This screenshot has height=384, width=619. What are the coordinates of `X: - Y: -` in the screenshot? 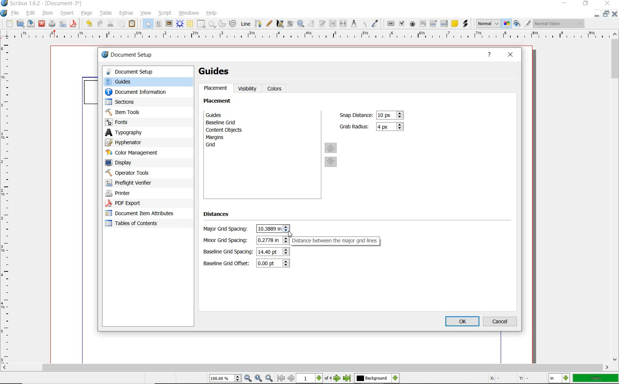 It's located at (508, 378).